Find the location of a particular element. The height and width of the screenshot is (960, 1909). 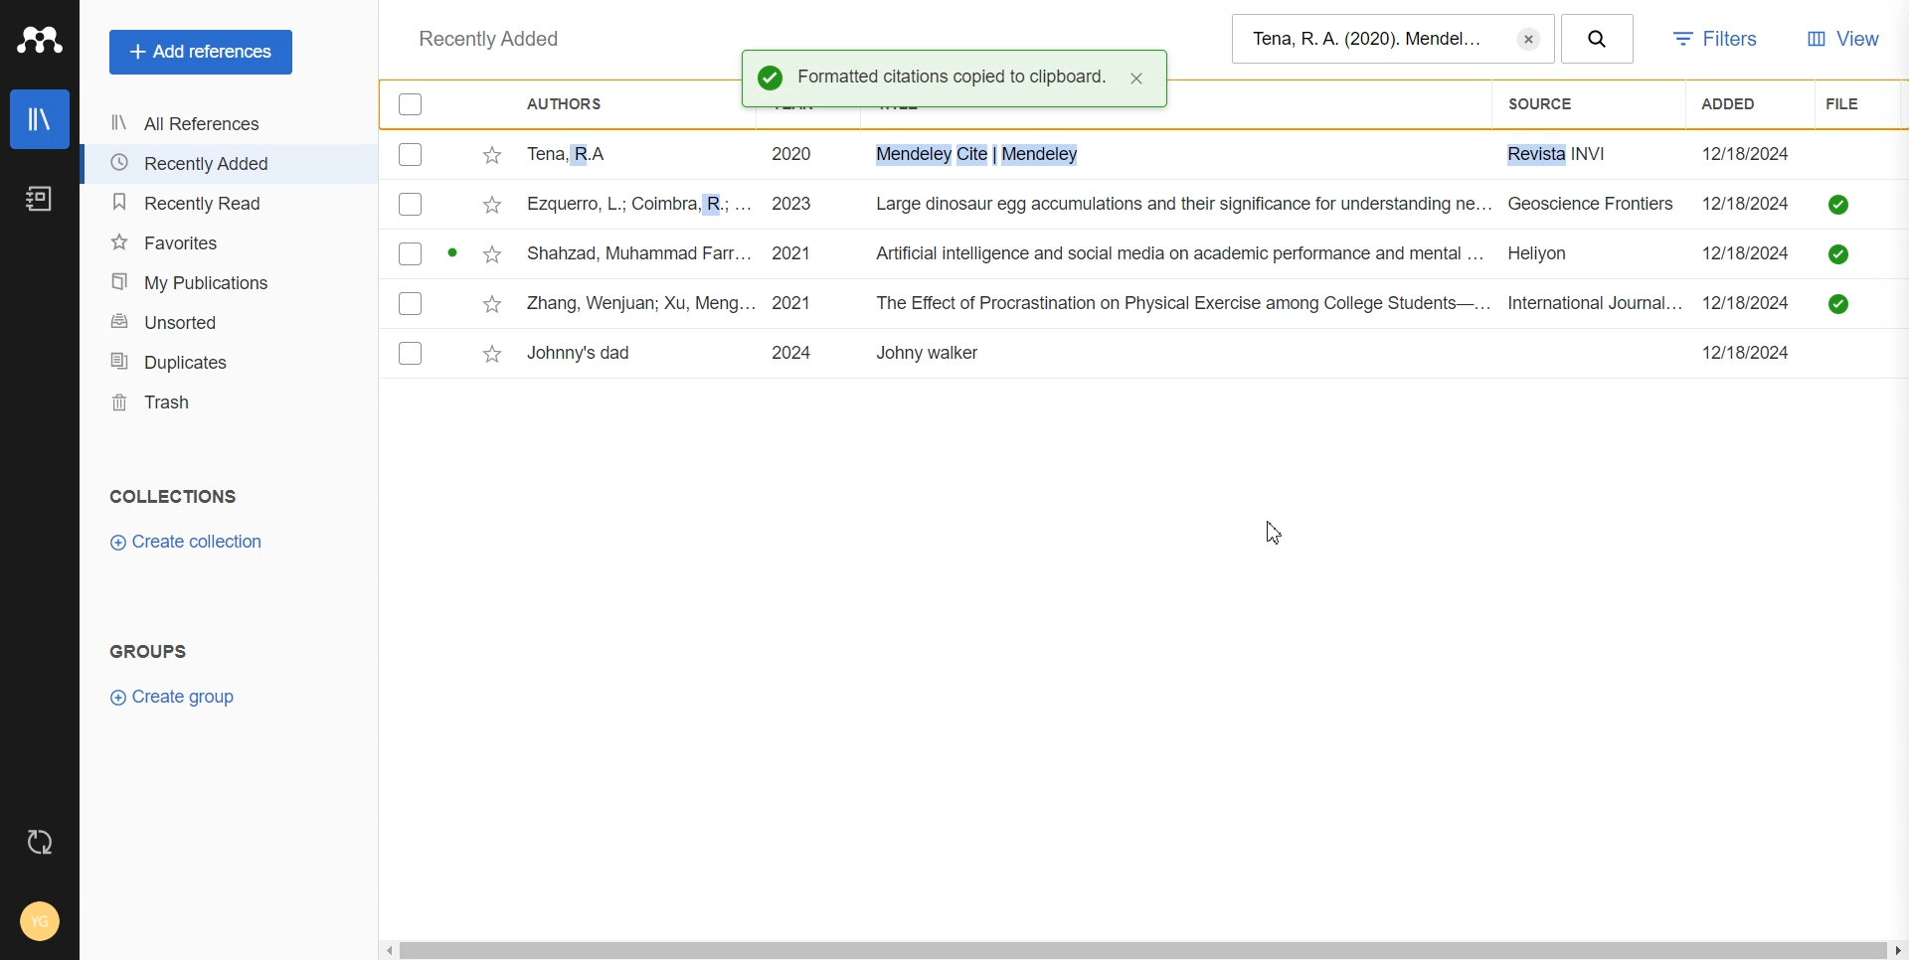

Trash is located at coordinates (230, 401).